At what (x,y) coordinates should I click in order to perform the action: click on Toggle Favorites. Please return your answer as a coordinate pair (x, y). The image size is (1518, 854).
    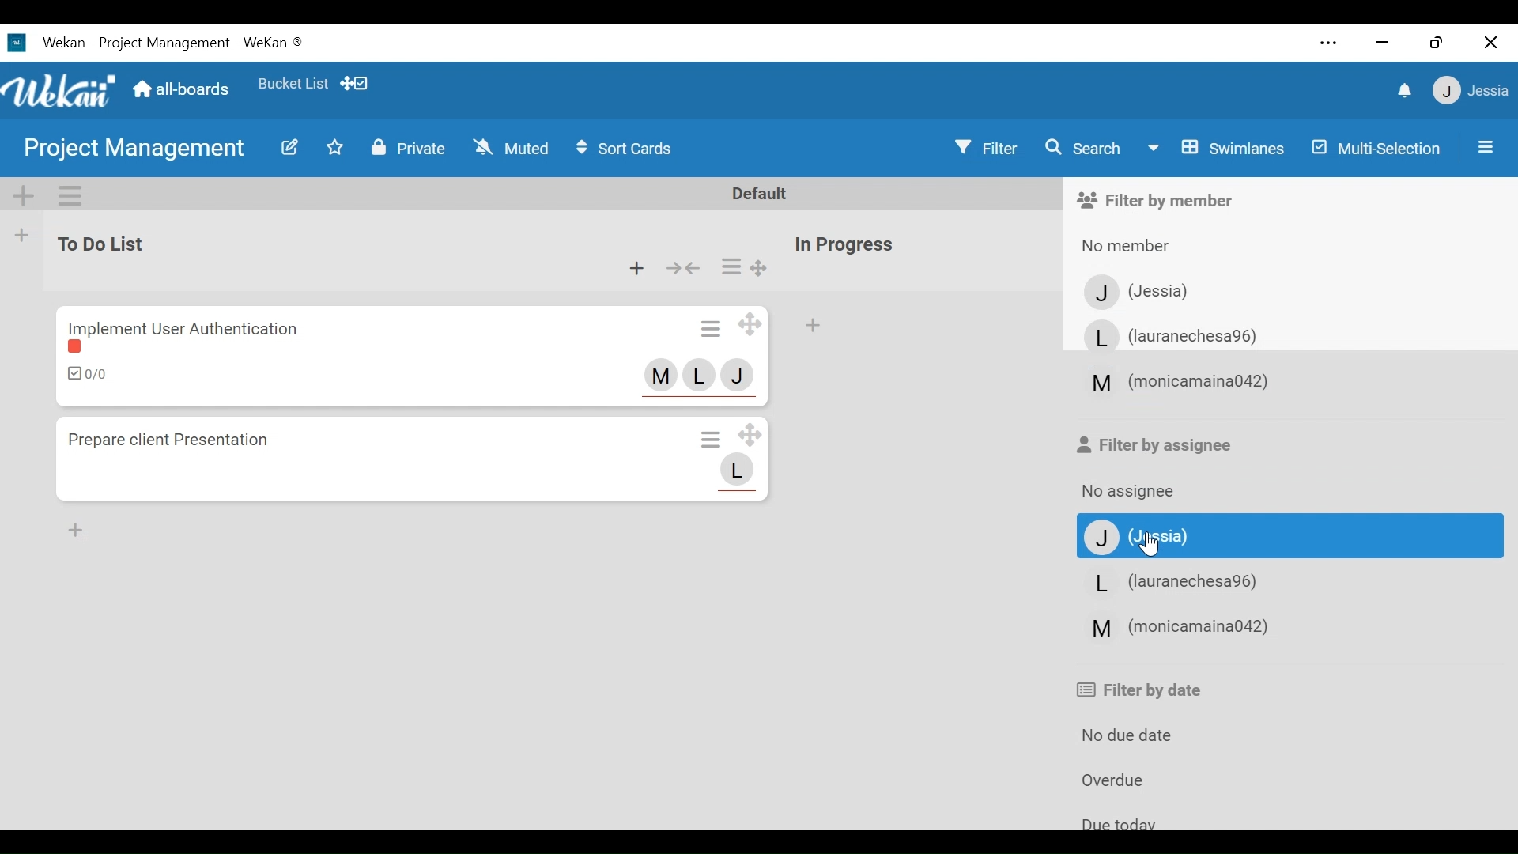
    Looking at the image, I should click on (335, 148).